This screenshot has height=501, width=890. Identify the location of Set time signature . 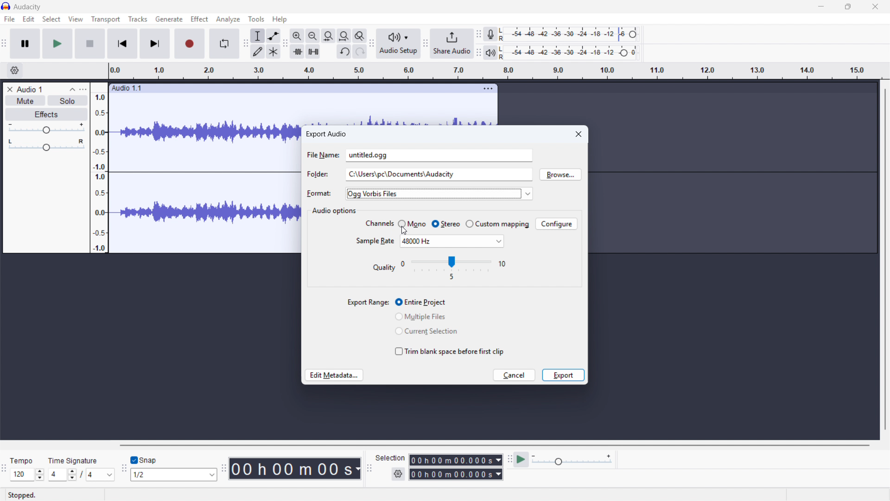
(102, 475).